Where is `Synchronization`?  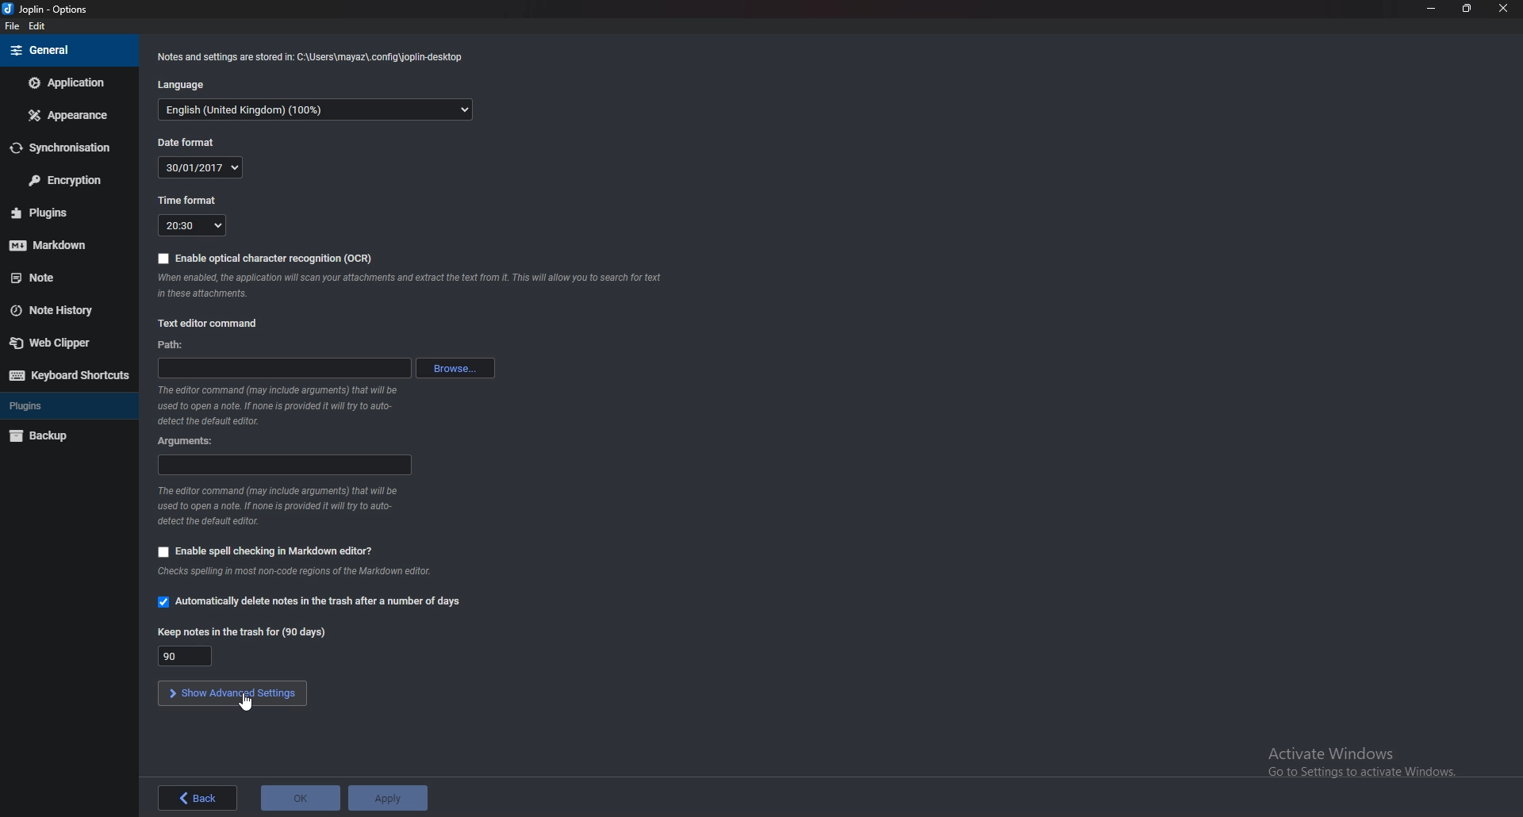 Synchronization is located at coordinates (67, 148).